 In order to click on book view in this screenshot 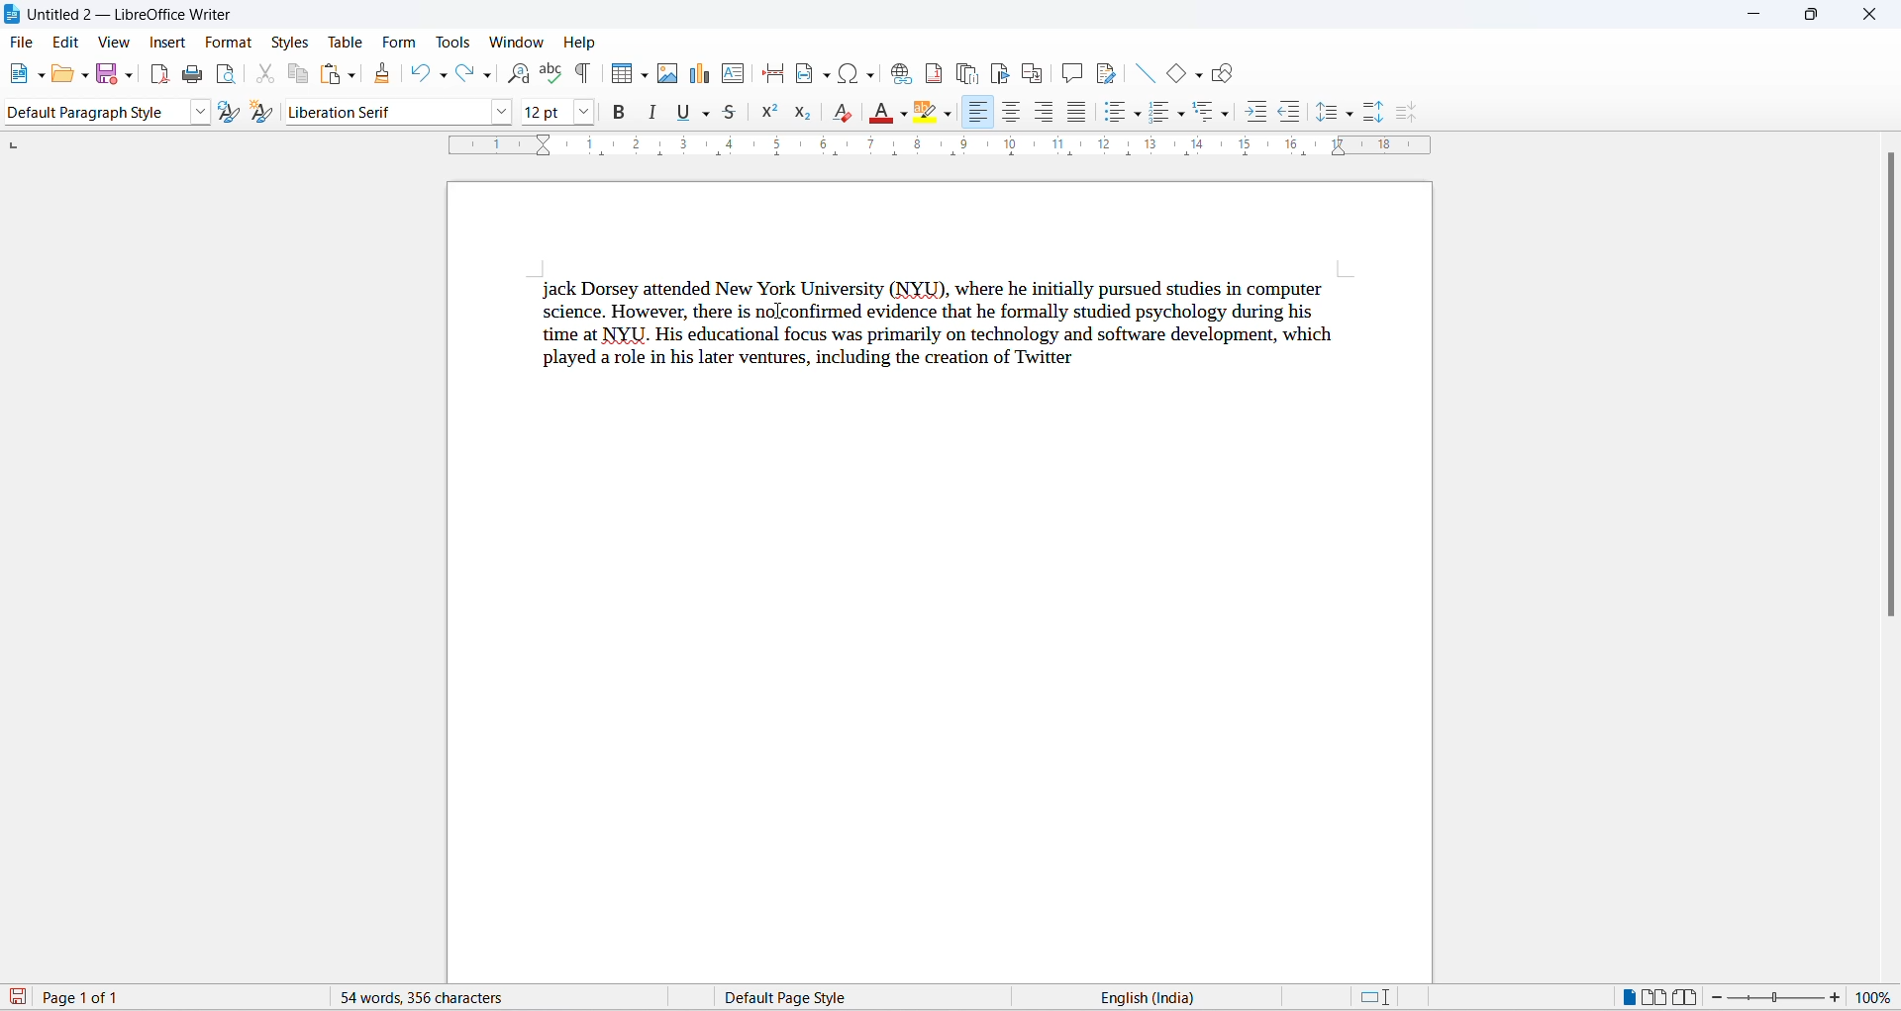, I will do `click(1689, 998)`.